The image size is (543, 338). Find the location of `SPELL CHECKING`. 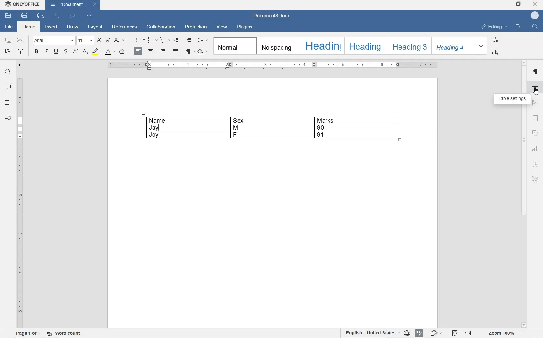

SPELL CHECKING is located at coordinates (419, 333).